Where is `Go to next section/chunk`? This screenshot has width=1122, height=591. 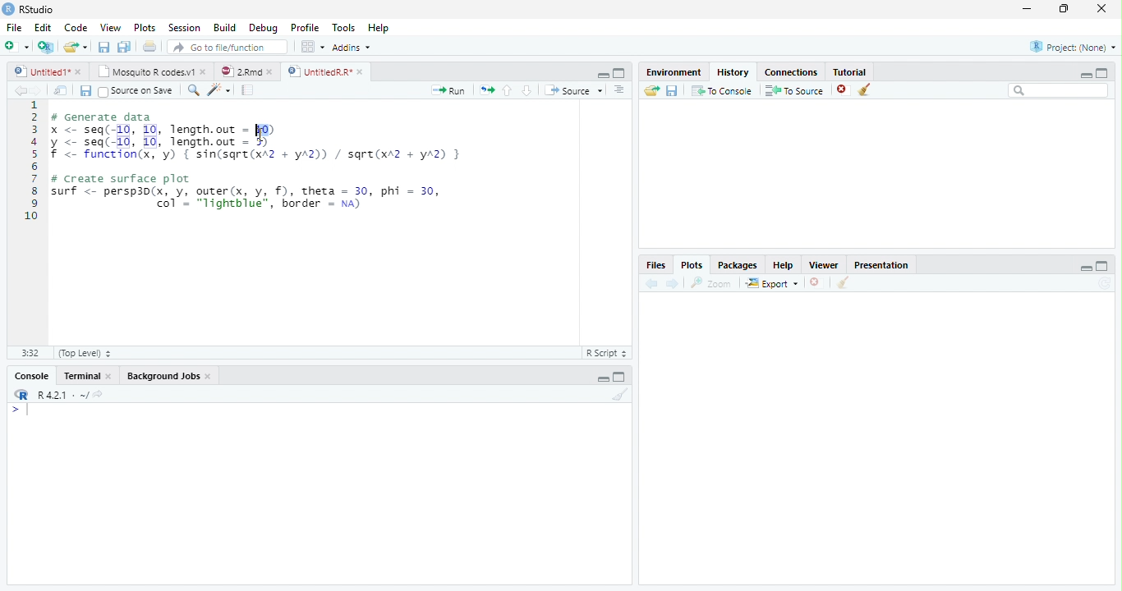
Go to next section/chunk is located at coordinates (527, 89).